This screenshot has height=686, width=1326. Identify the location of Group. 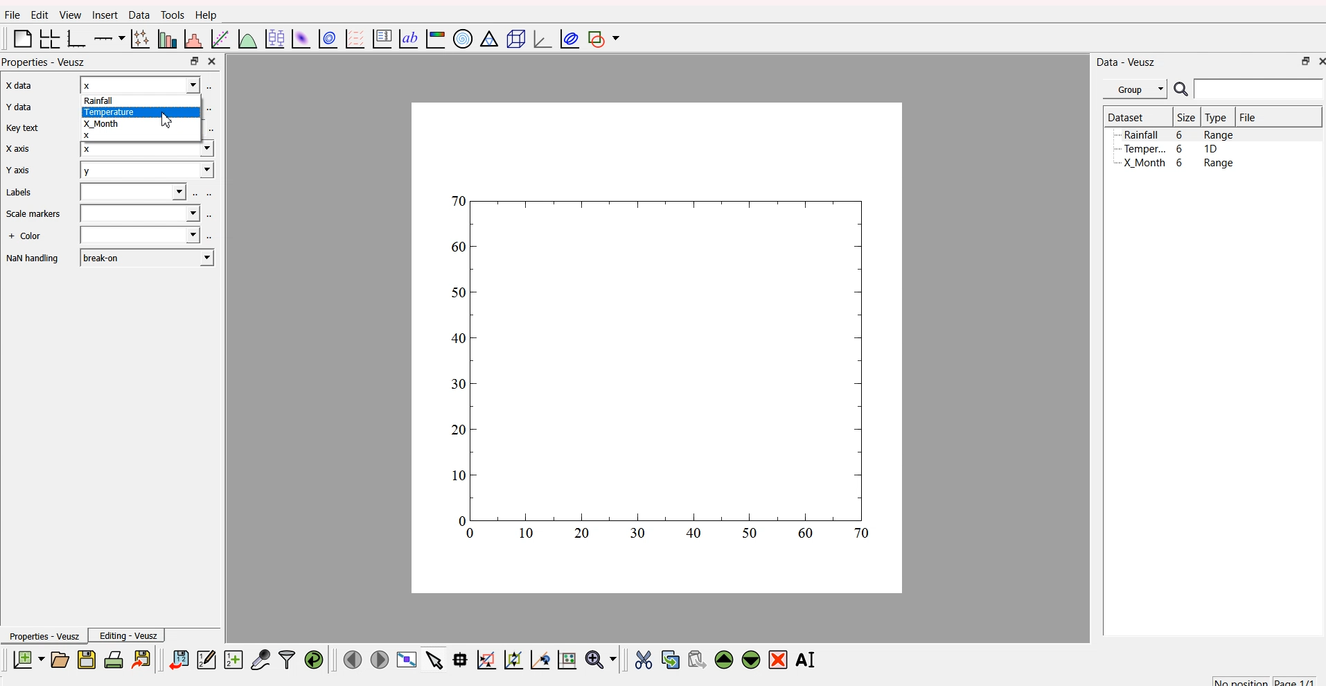
(1135, 89).